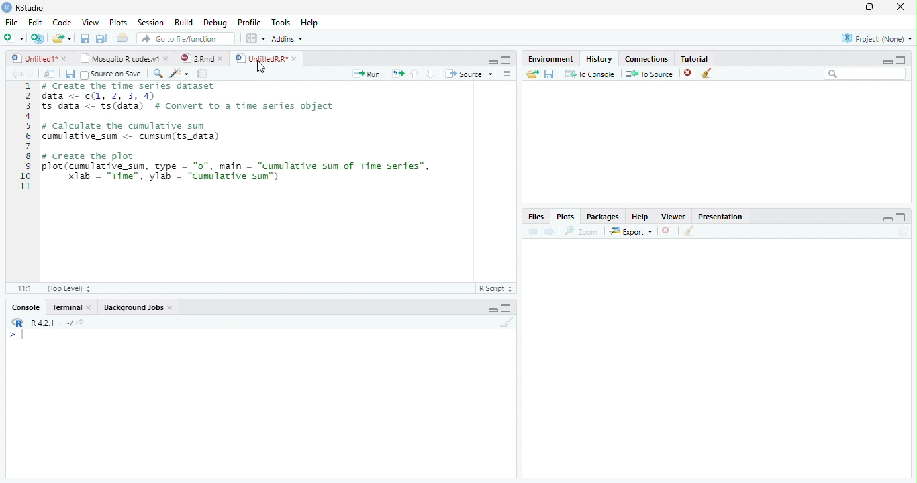 The width and height of the screenshot is (917, 483). Describe the element at coordinates (601, 217) in the screenshot. I see `Packages` at that location.